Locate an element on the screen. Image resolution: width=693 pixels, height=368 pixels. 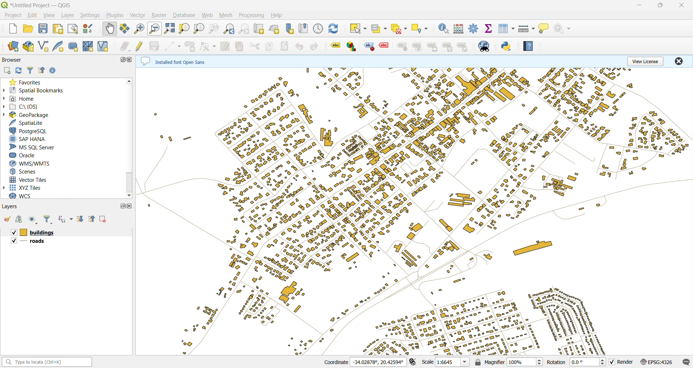
geopackage is located at coordinates (27, 115).